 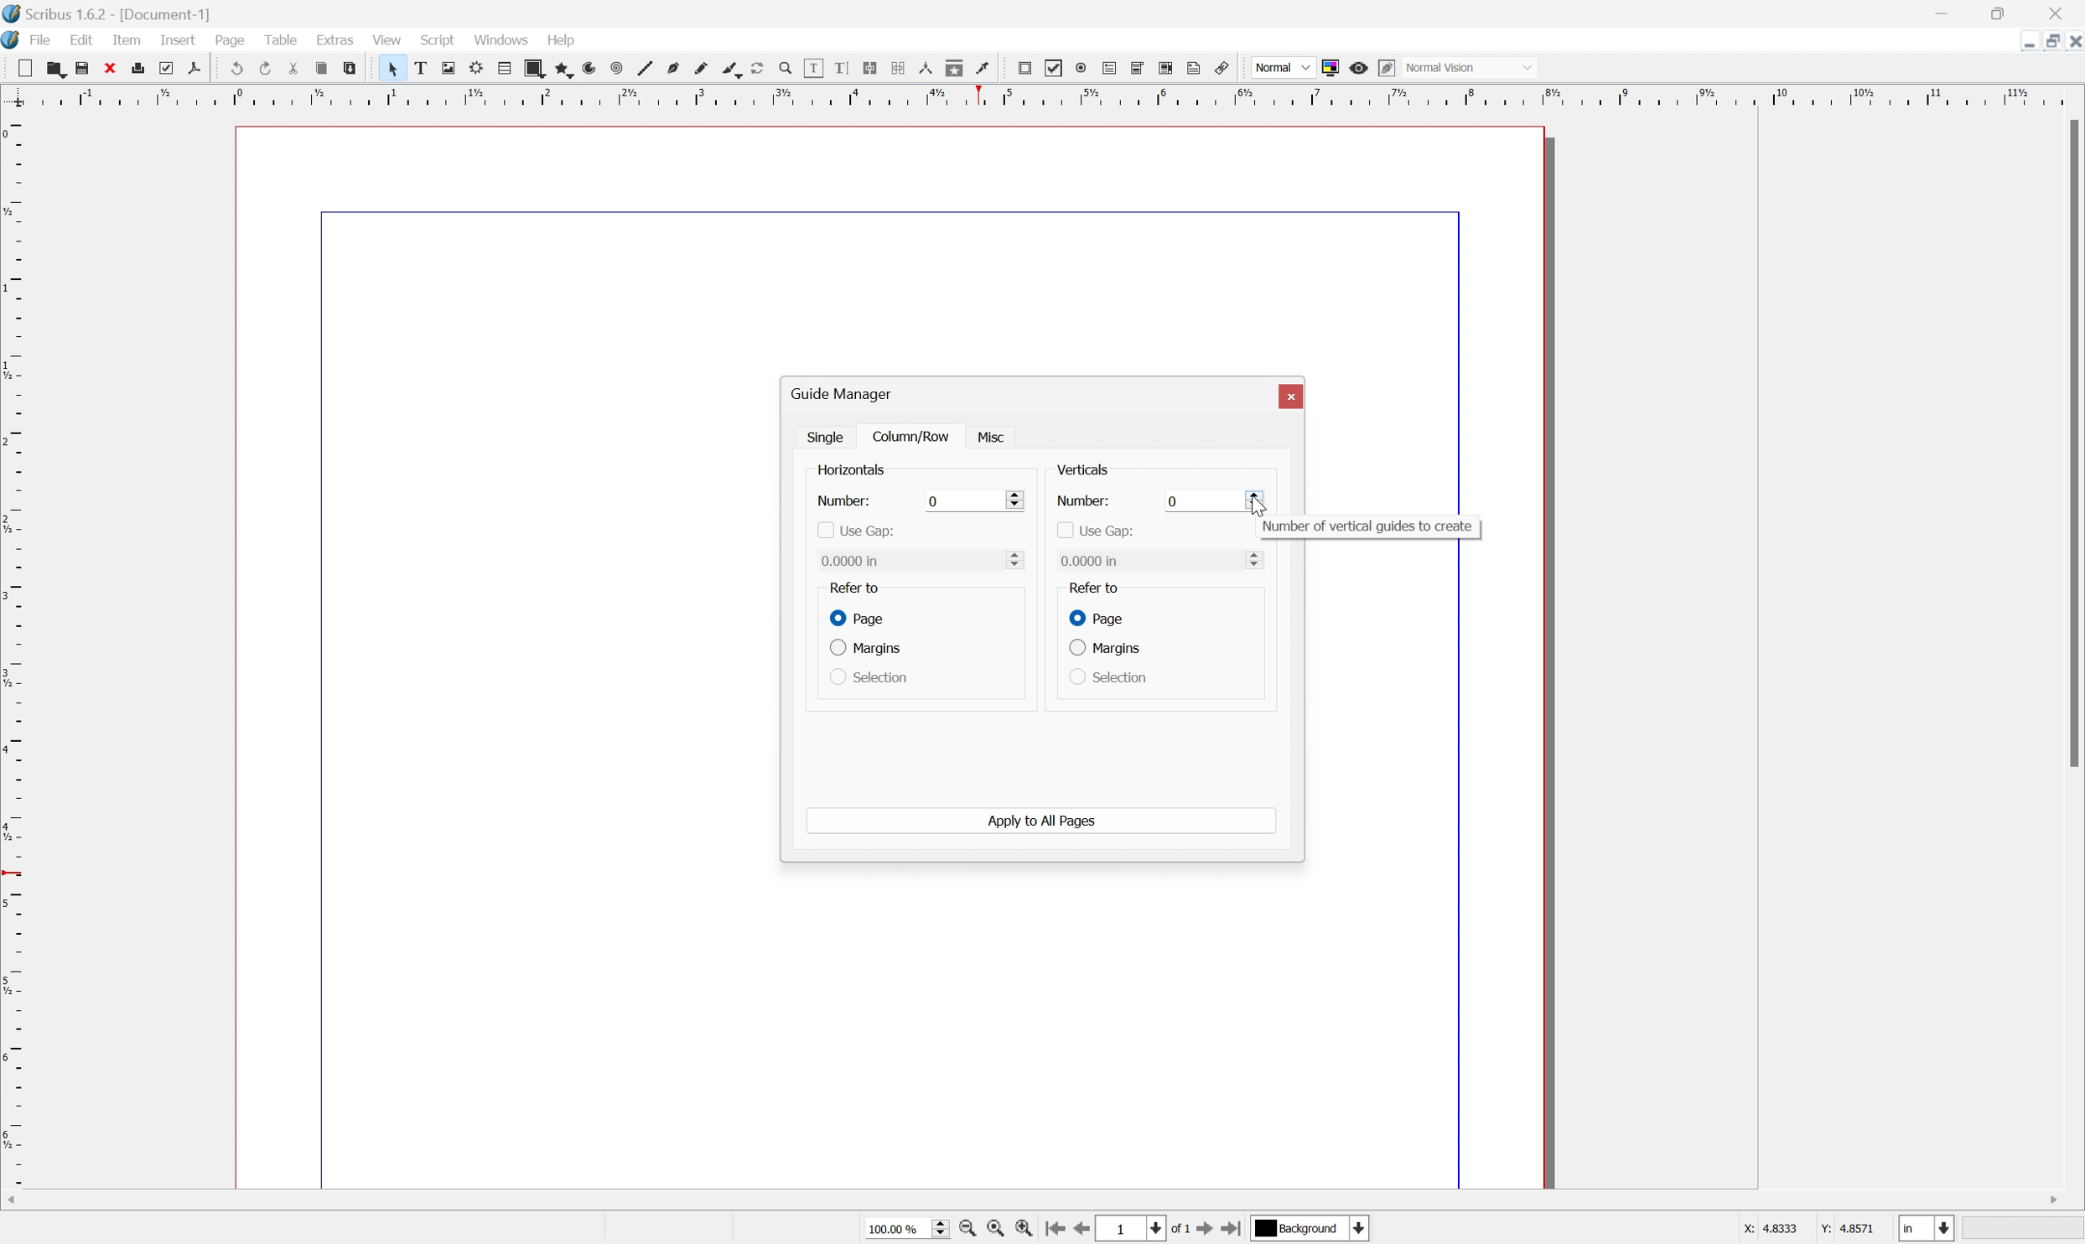 What do you see at coordinates (1261, 505) in the screenshot?
I see `cursor` at bounding box center [1261, 505].